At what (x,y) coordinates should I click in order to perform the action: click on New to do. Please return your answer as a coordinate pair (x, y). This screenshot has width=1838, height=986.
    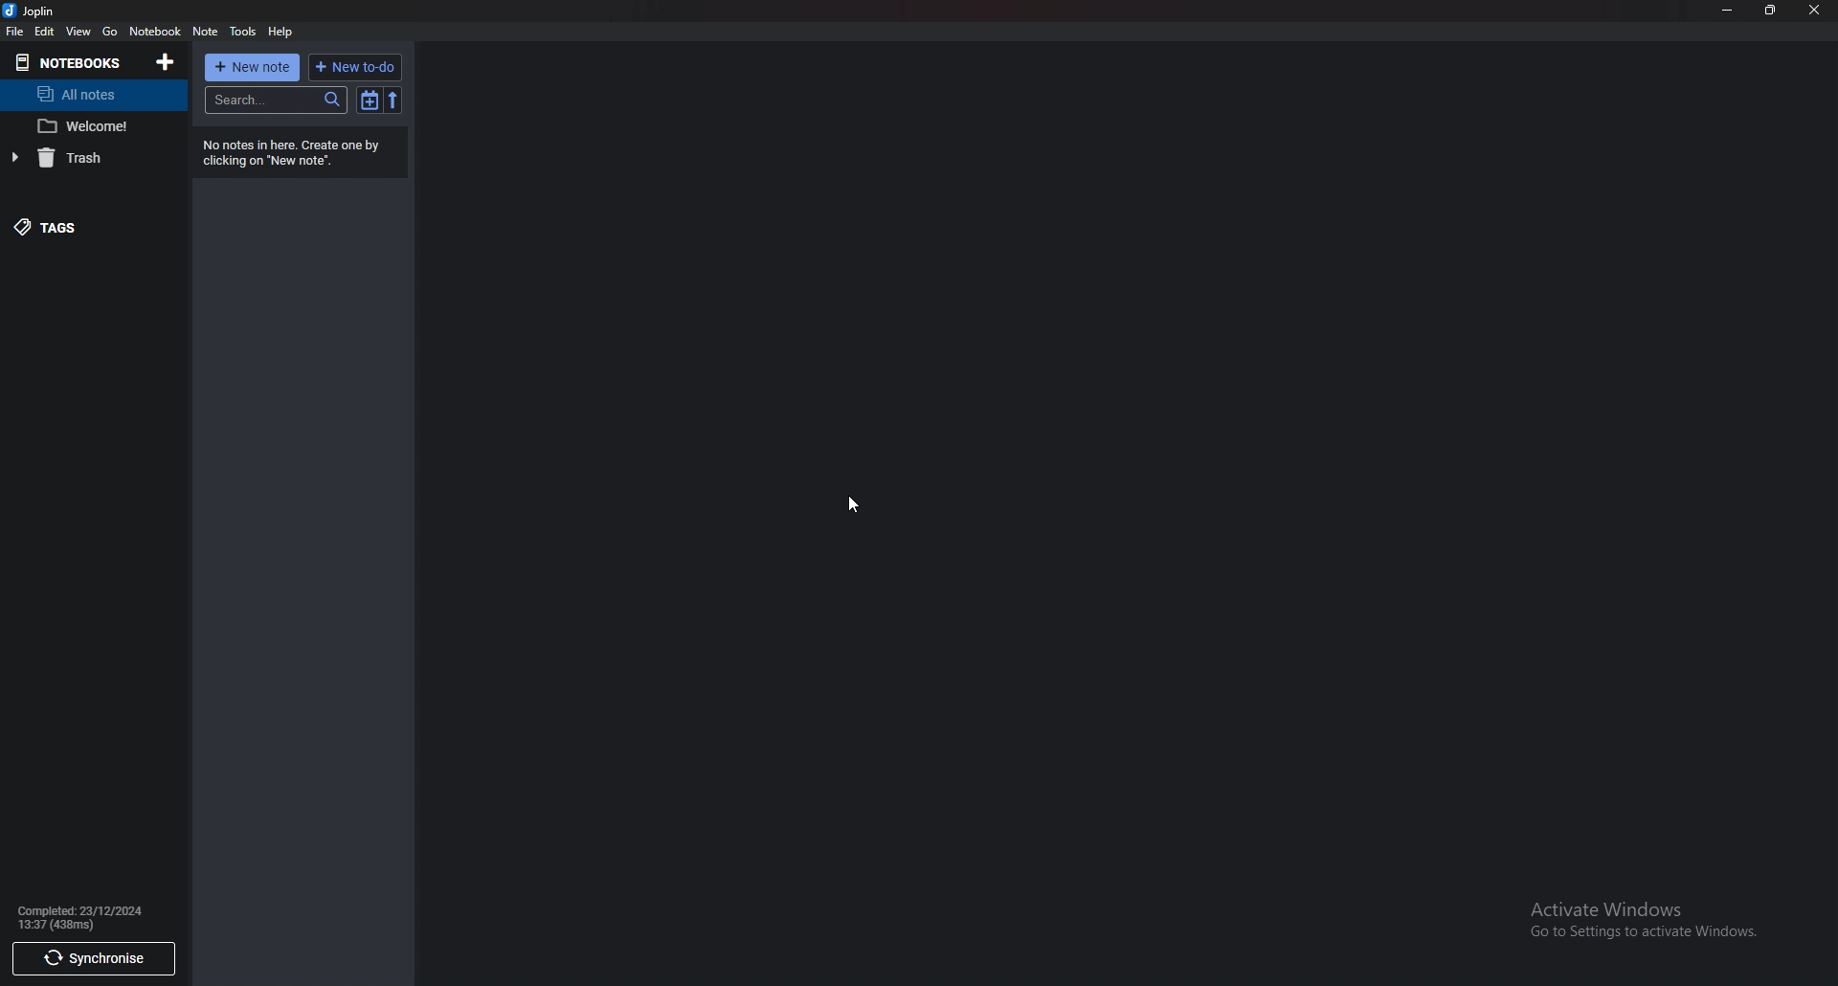
    Looking at the image, I should click on (355, 68).